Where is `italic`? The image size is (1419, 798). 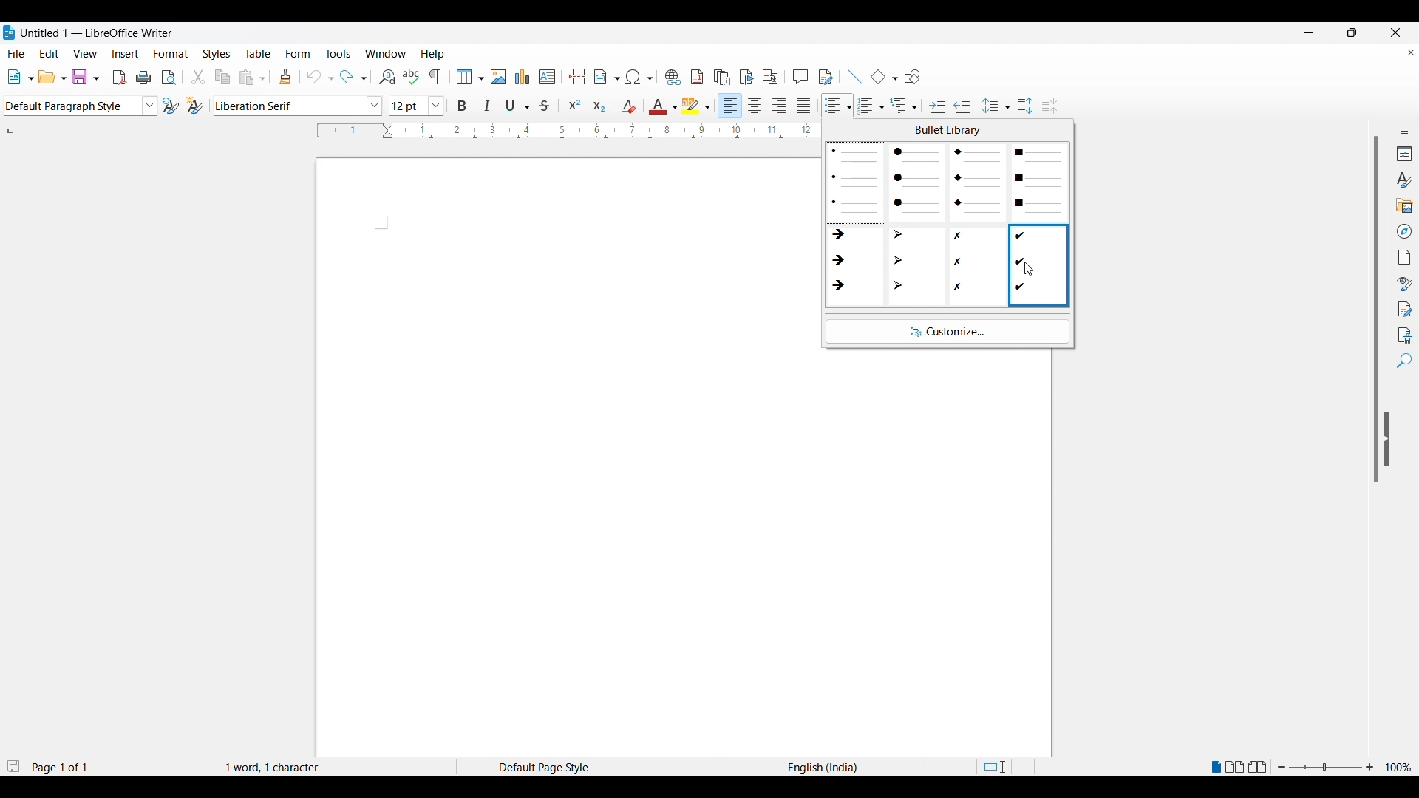
italic is located at coordinates (489, 105).